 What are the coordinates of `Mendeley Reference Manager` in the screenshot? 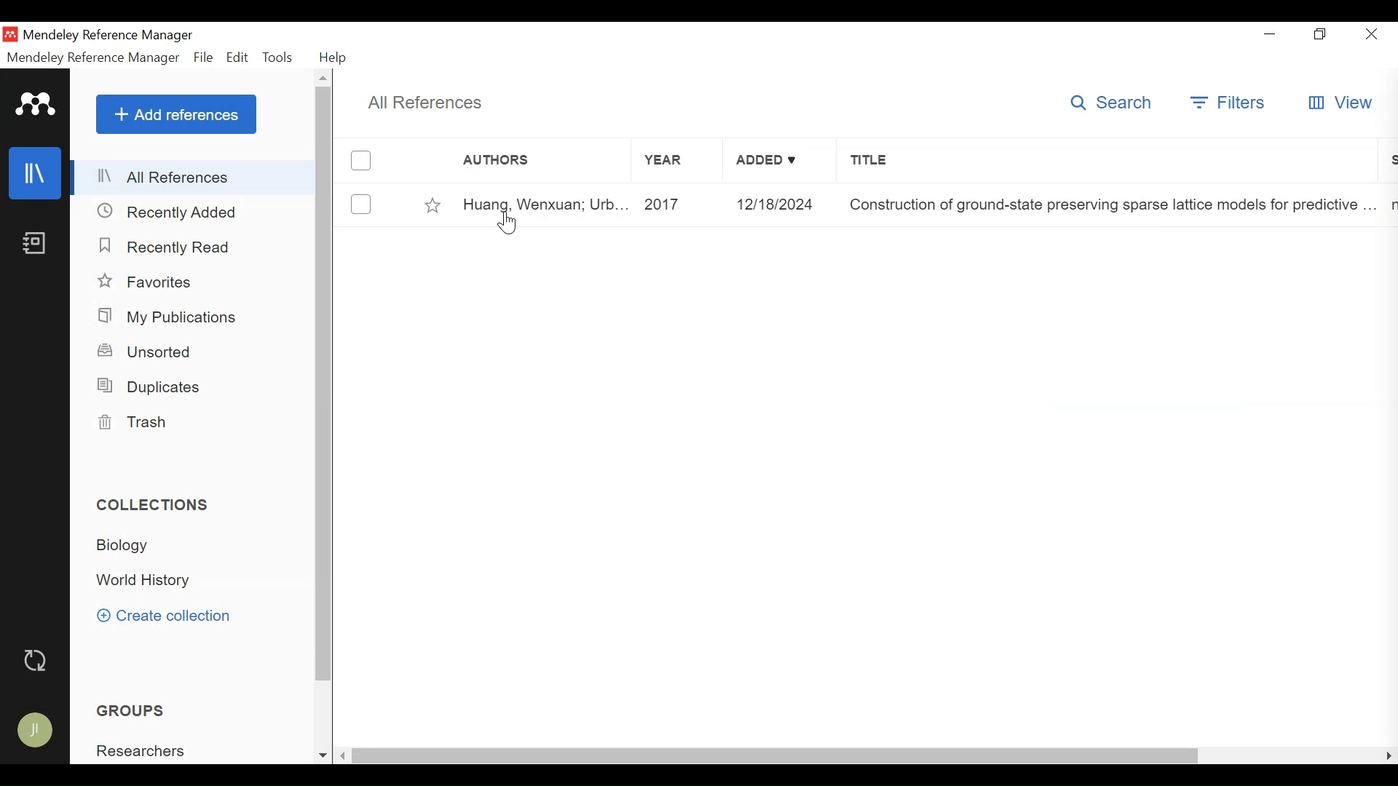 It's located at (94, 58).